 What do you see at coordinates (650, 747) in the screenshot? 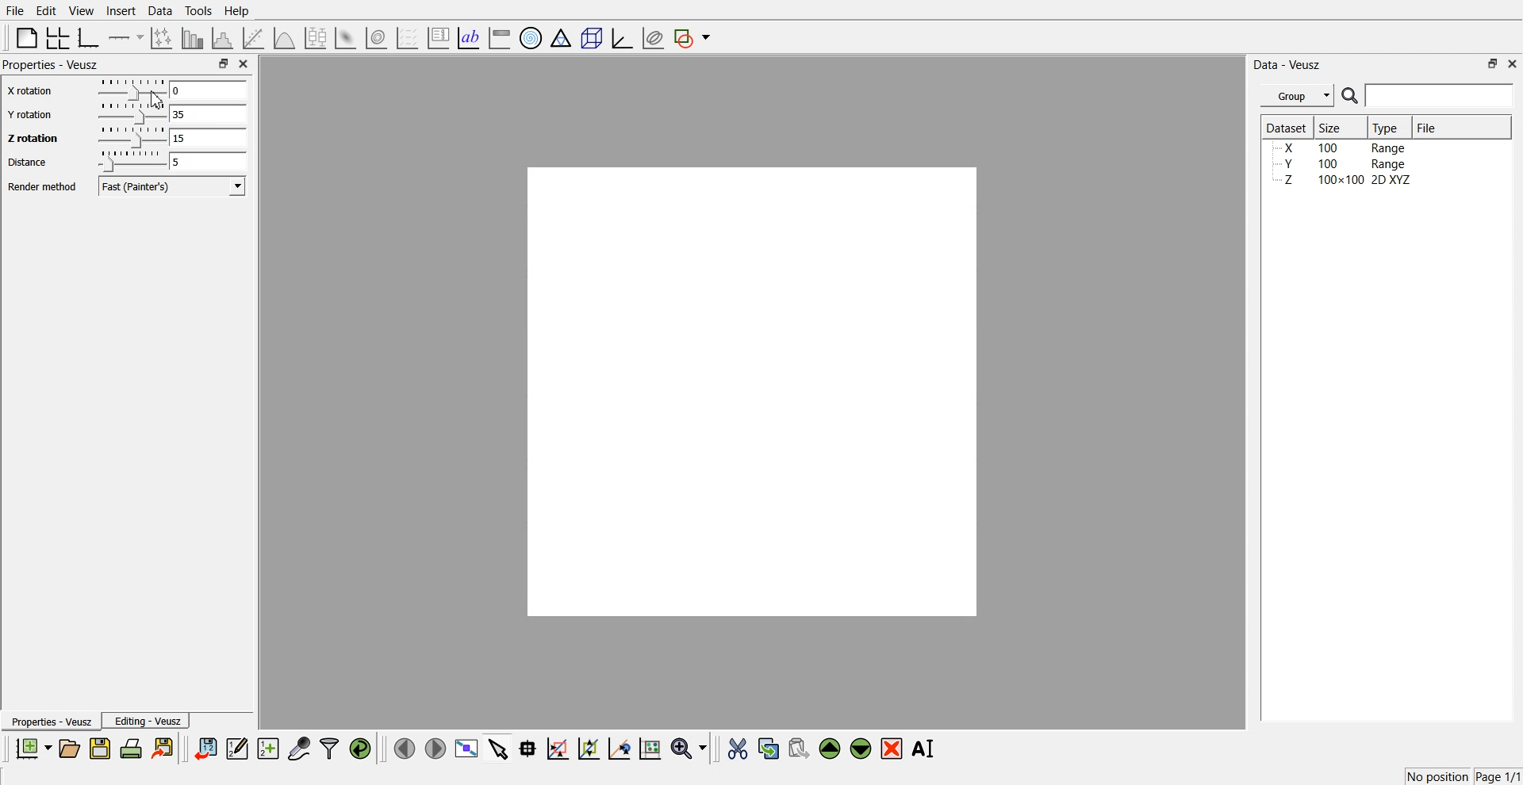
I see `Click to reset graph axes` at bounding box center [650, 747].